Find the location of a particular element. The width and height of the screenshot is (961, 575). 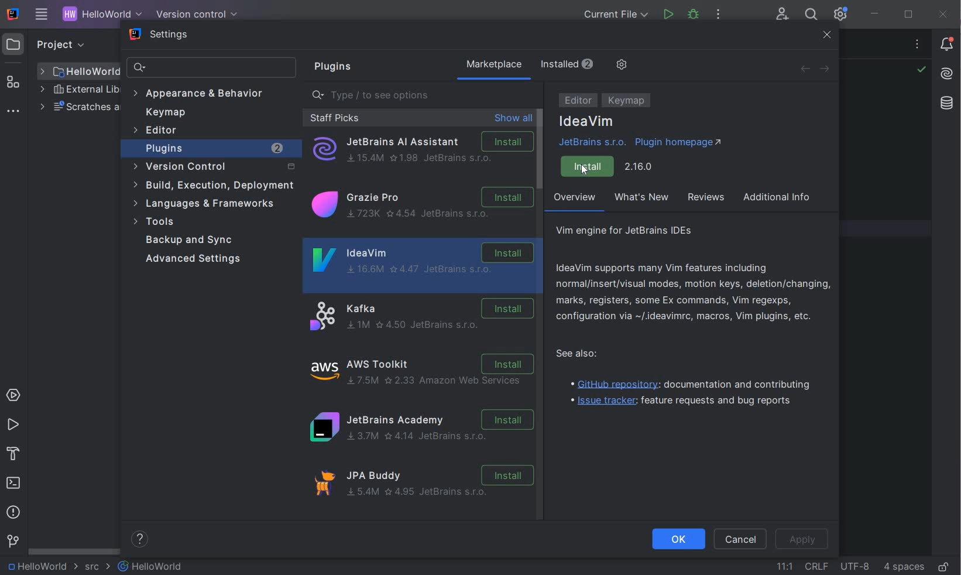

JetBrains ACADEMY Installation is located at coordinates (420, 428).